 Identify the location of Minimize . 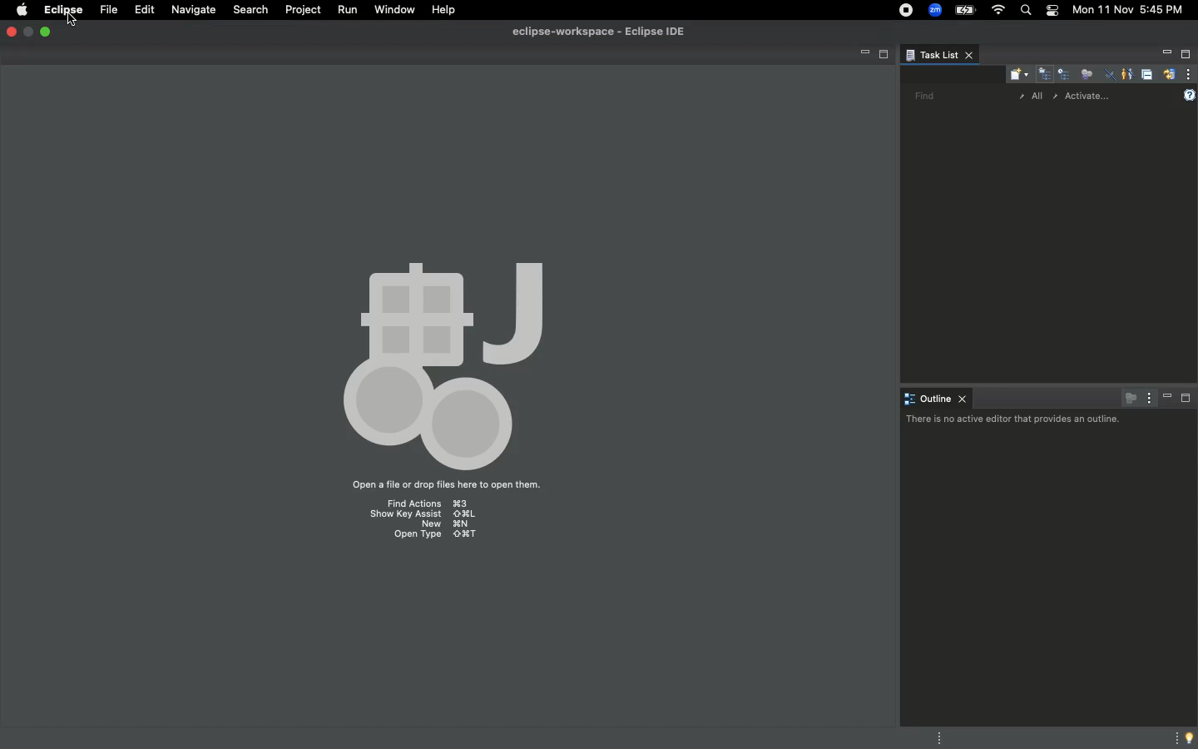
(1164, 55).